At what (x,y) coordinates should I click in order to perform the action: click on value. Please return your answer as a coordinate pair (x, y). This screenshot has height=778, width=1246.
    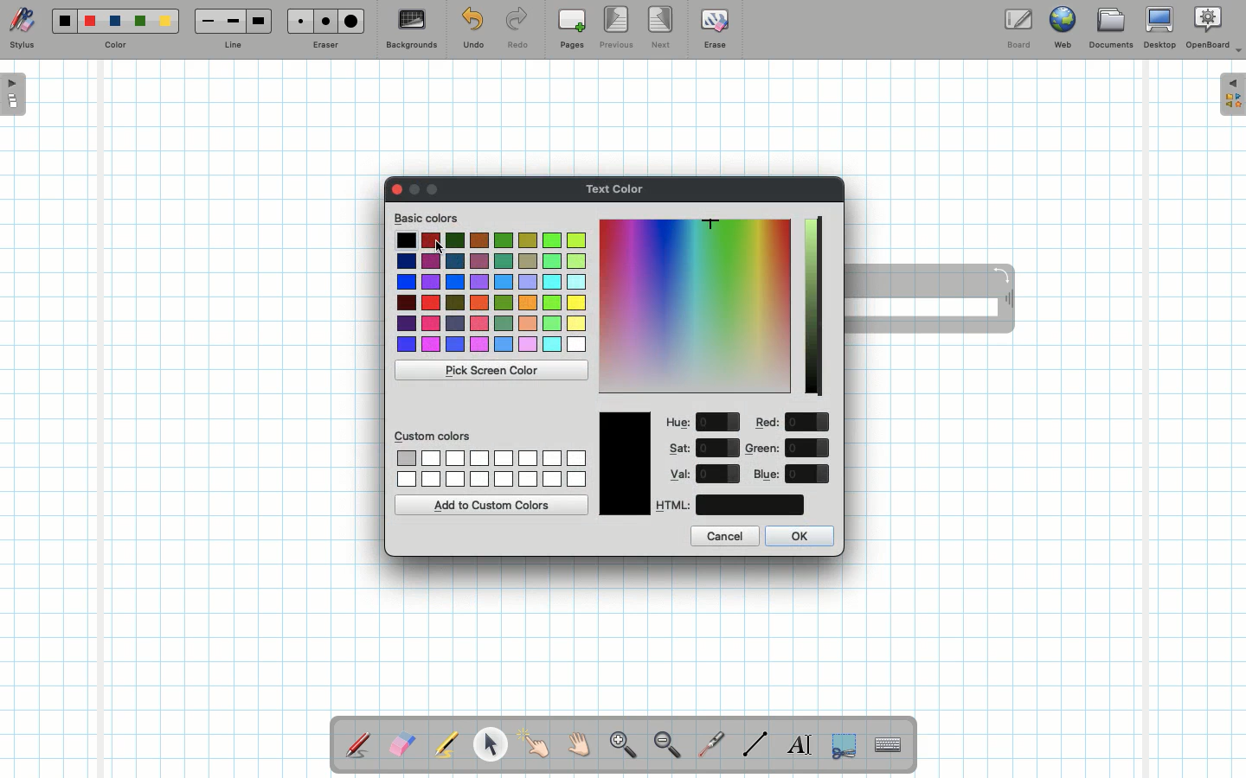
    Looking at the image, I should click on (718, 423).